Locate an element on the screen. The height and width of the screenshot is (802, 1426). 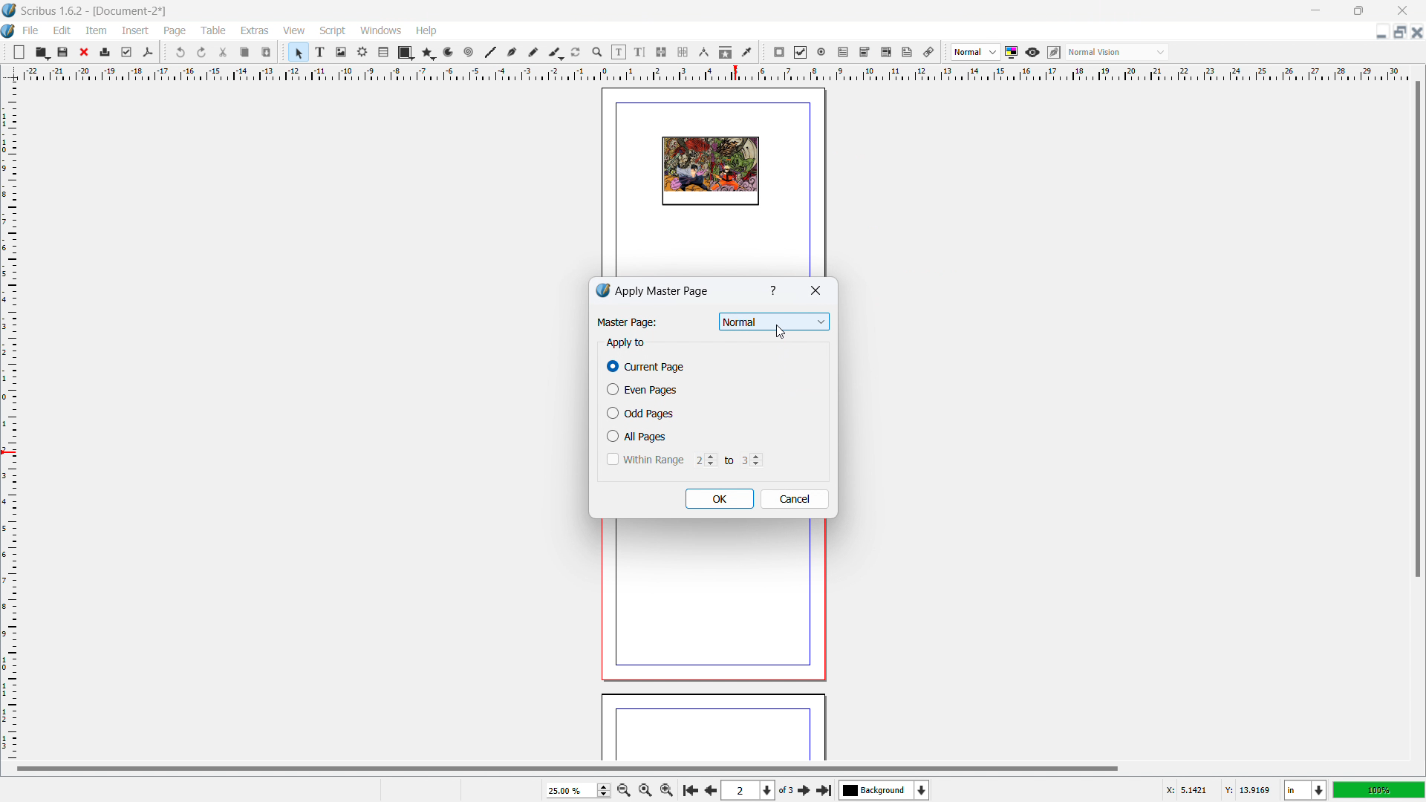
move toolbox is located at coordinates (5, 50).